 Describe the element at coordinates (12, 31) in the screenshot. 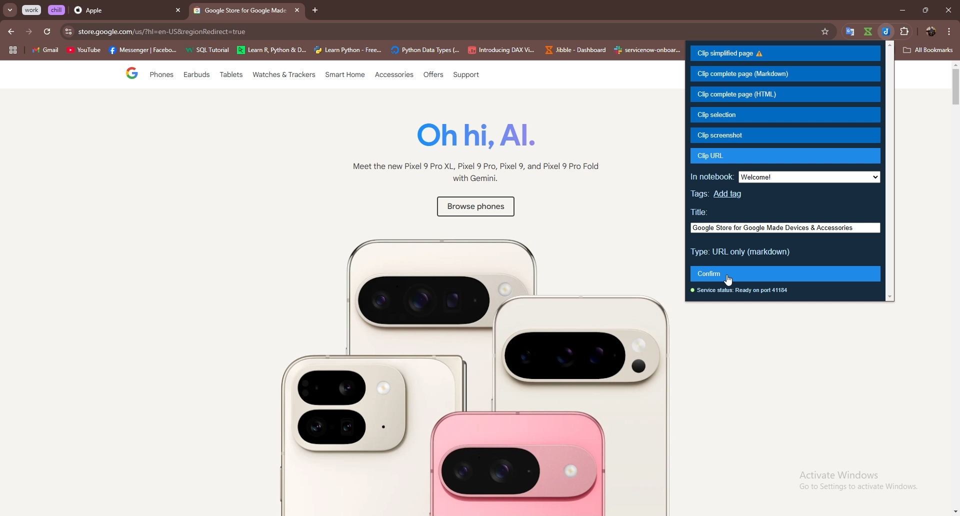

I see `back` at that location.